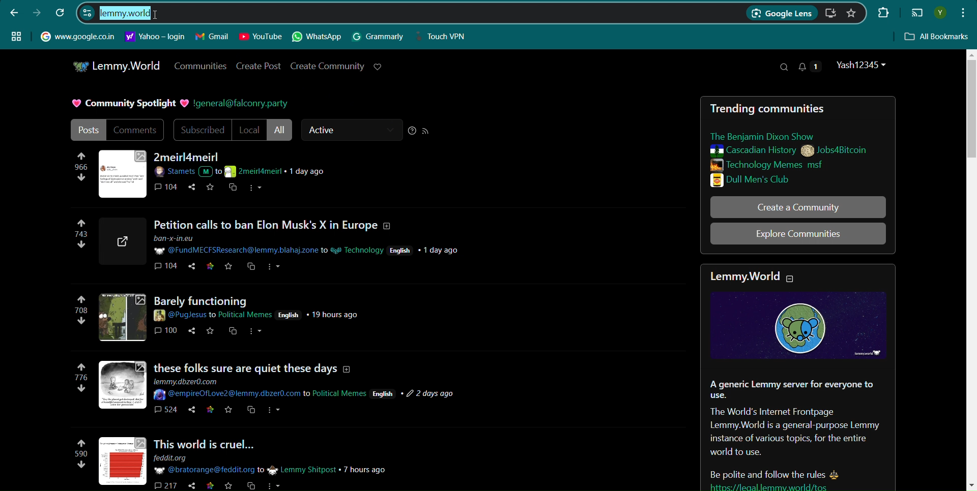 The width and height of the screenshot is (977, 491). Describe the element at coordinates (167, 333) in the screenshot. I see `100` at that location.